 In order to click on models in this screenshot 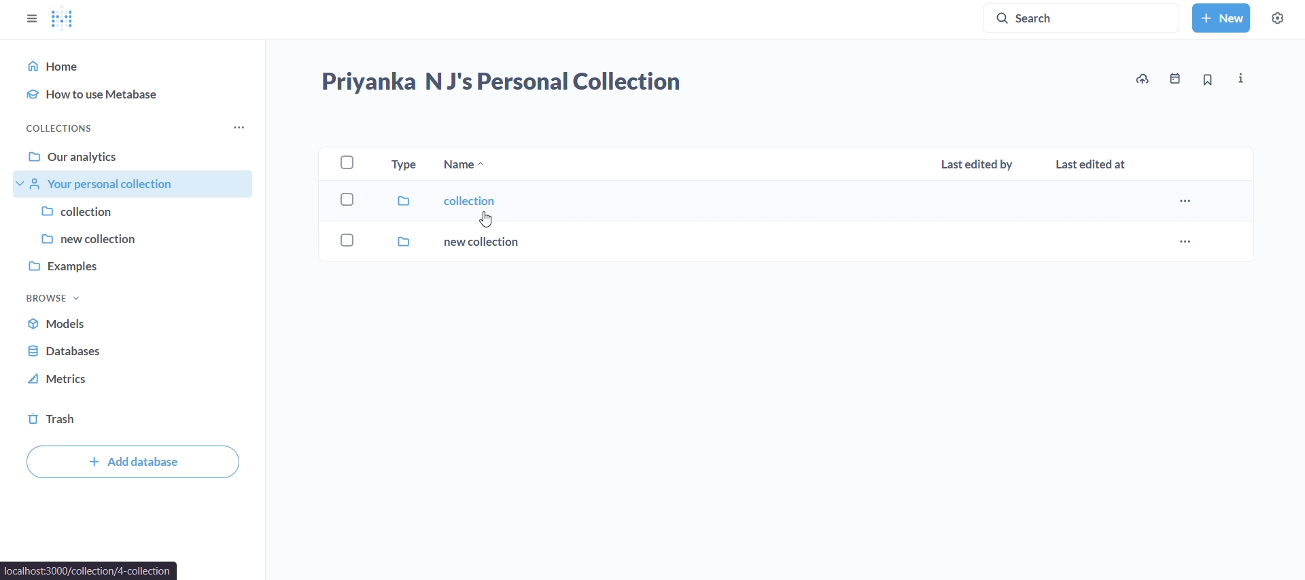, I will do `click(72, 326)`.